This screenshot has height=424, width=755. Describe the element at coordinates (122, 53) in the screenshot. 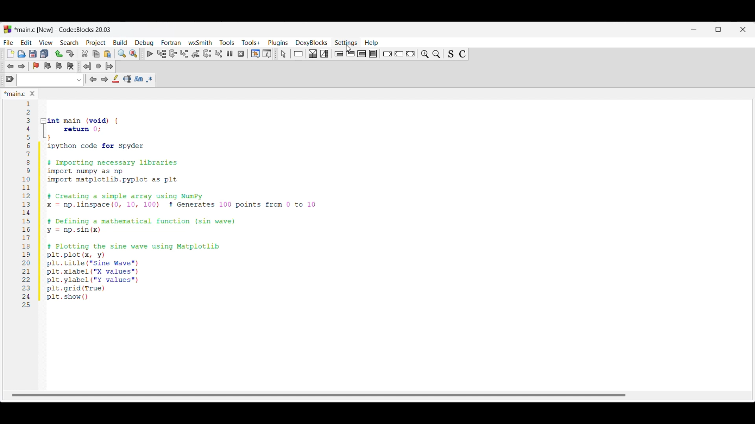

I see `Find` at that location.